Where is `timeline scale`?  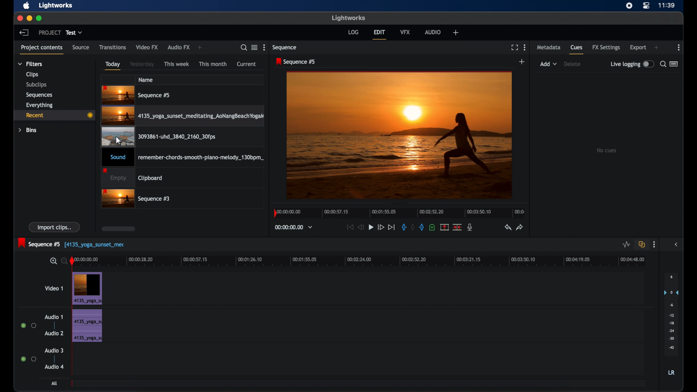
timeline scale is located at coordinates (399, 213).